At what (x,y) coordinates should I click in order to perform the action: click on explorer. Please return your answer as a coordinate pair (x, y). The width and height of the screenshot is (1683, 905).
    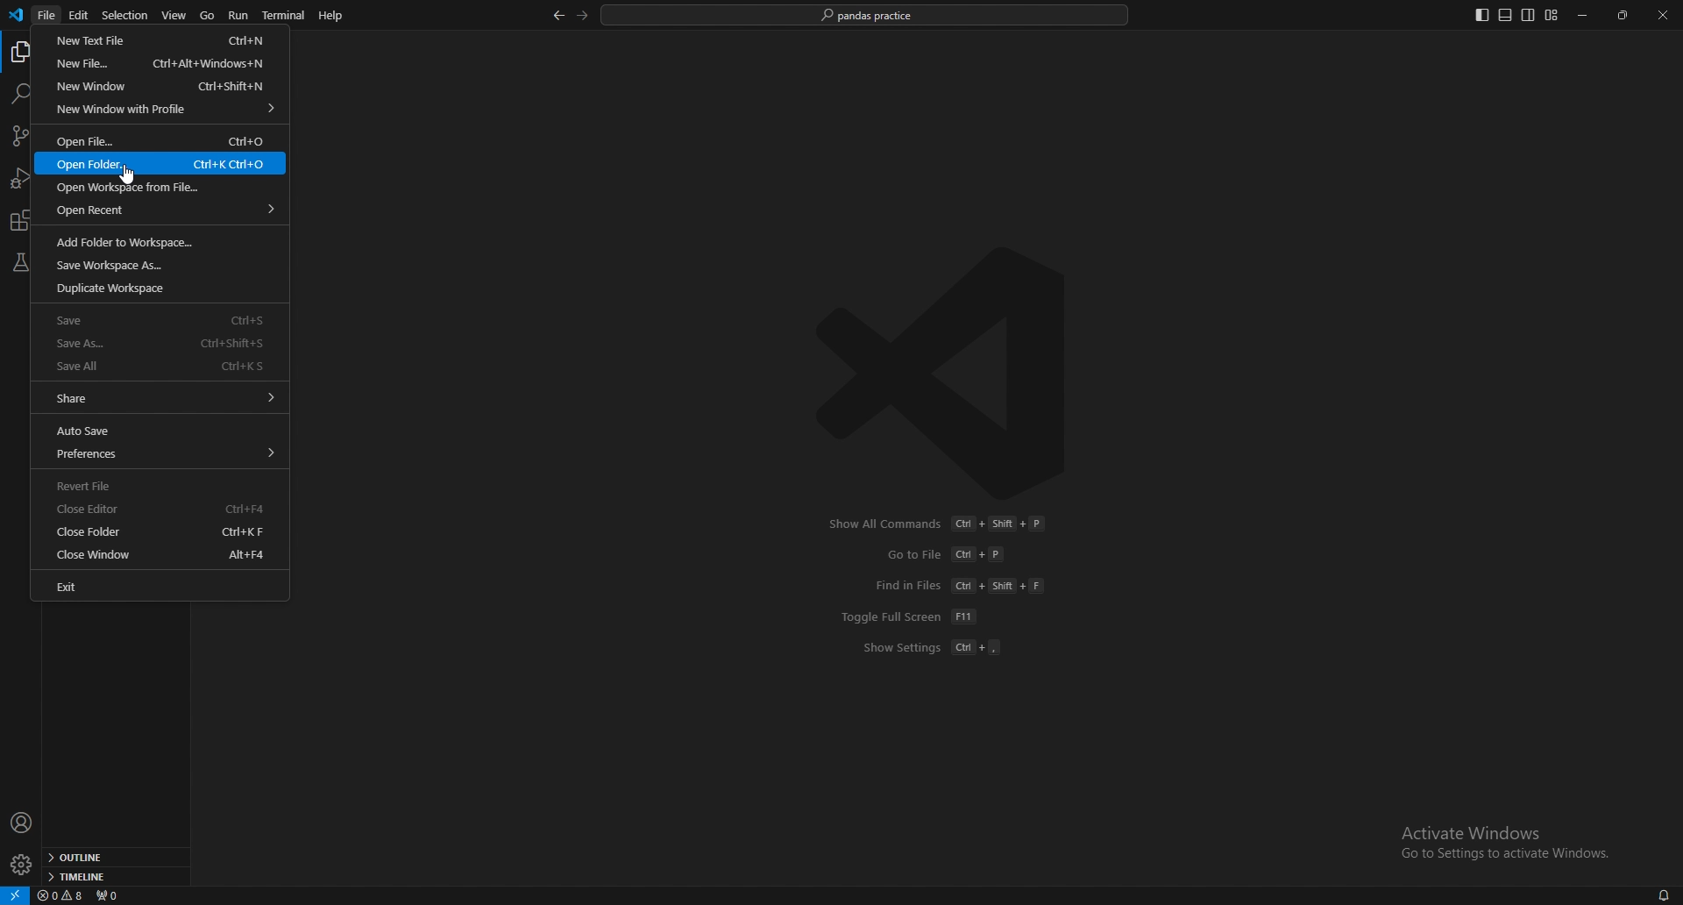
    Looking at the image, I should click on (23, 53).